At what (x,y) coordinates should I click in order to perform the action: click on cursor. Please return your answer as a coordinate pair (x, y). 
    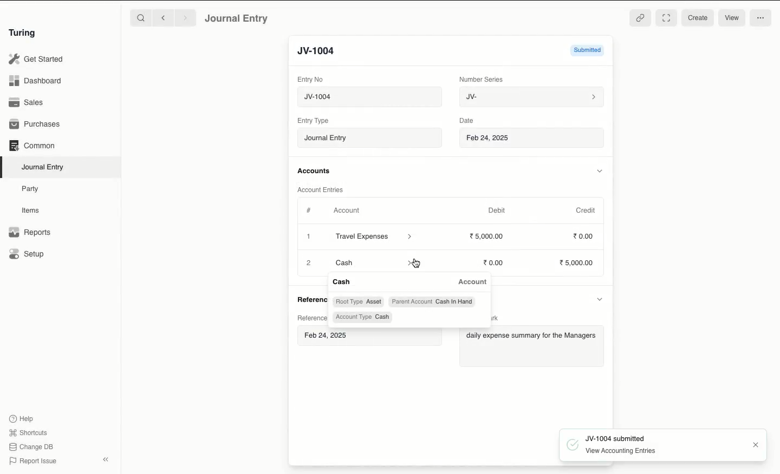
    Looking at the image, I should click on (417, 265).